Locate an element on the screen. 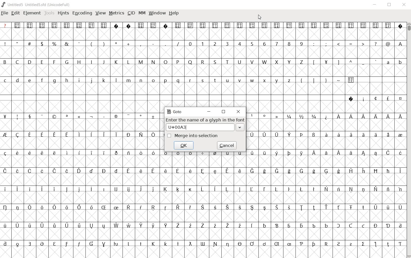  Symbol is located at coordinates (128, 225).